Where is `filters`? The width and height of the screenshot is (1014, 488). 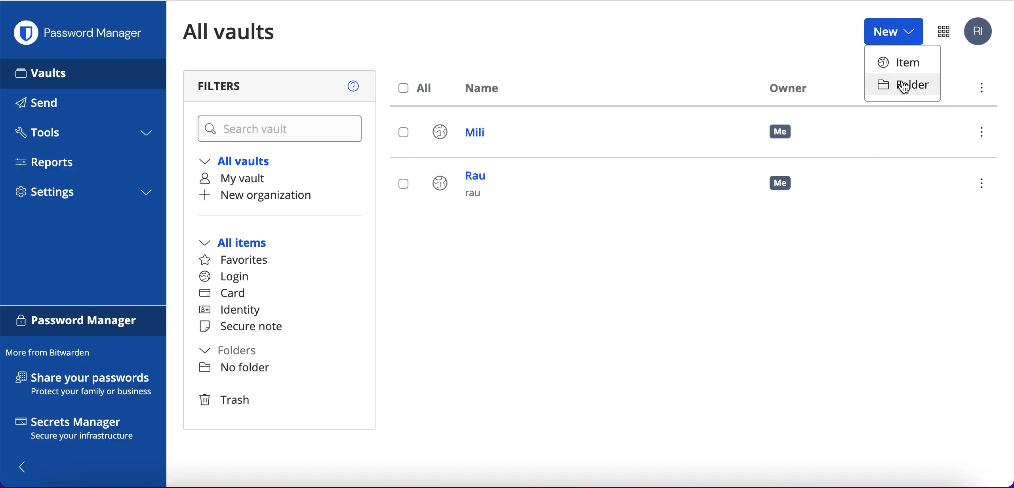 filters is located at coordinates (281, 86).